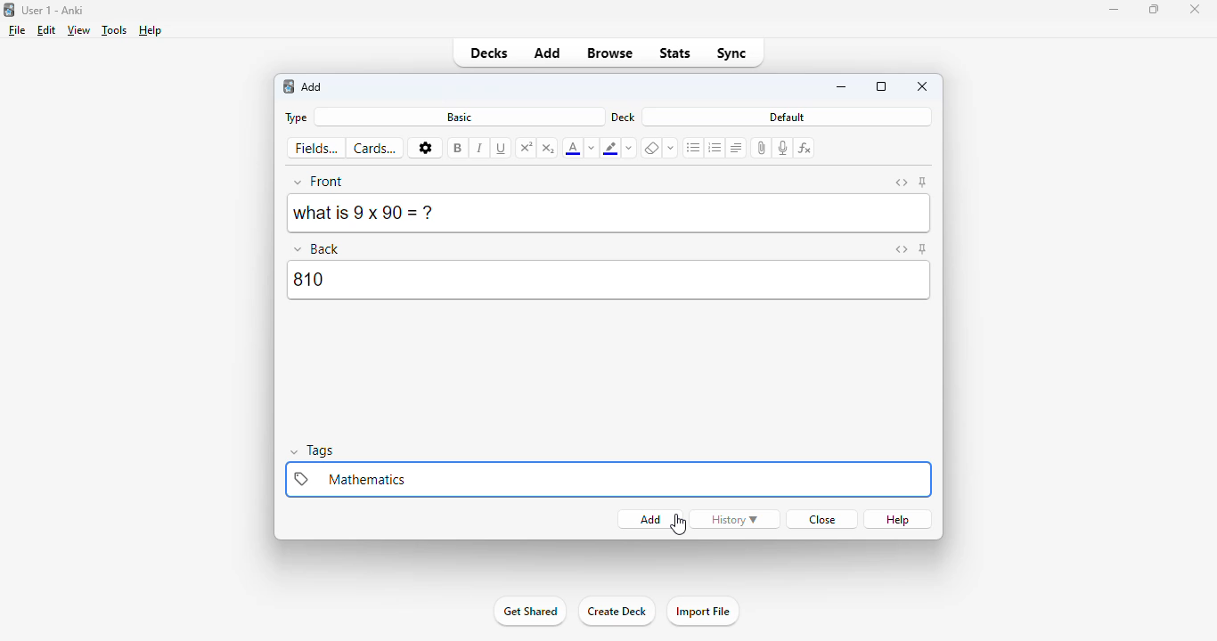 This screenshot has width=1217, height=641. What do you see at coordinates (611, 148) in the screenshot?
I see `text highlight color` at bounding box center [611, 148].